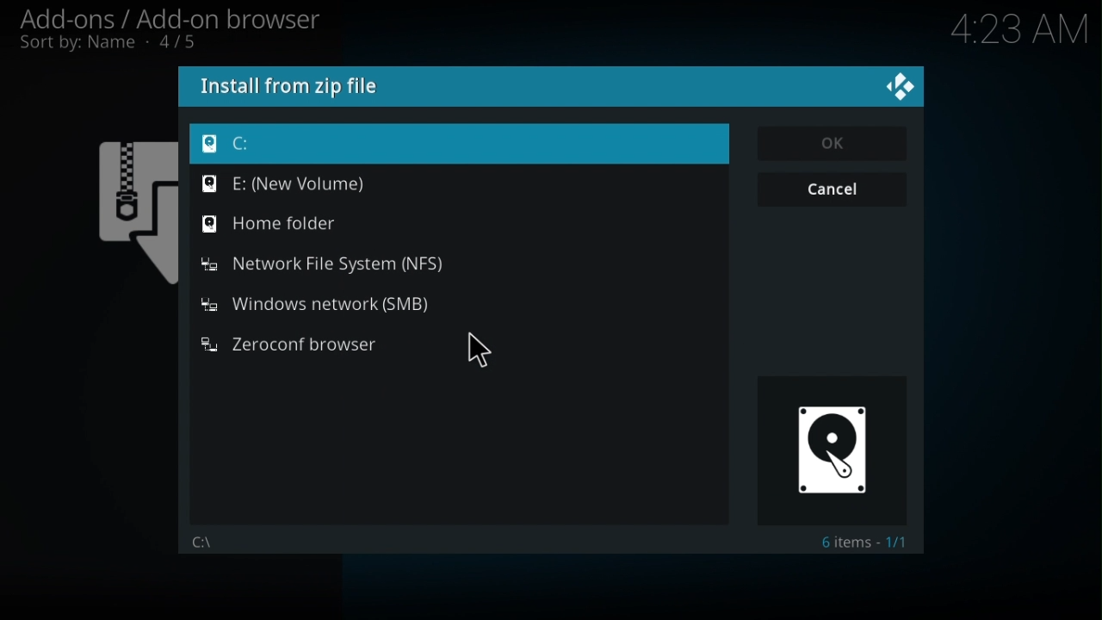  What do you see at coordinates (833, 190) in the screenshot?
I see `Cancel` at bounding box center [833, 190].